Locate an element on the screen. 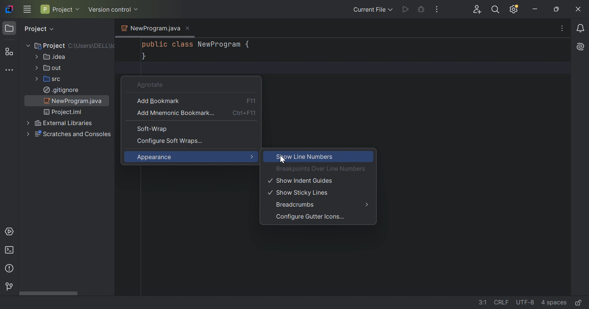 This screenshot has height=309, width=589. NewProgram.java is located at coordinates (75, 101).